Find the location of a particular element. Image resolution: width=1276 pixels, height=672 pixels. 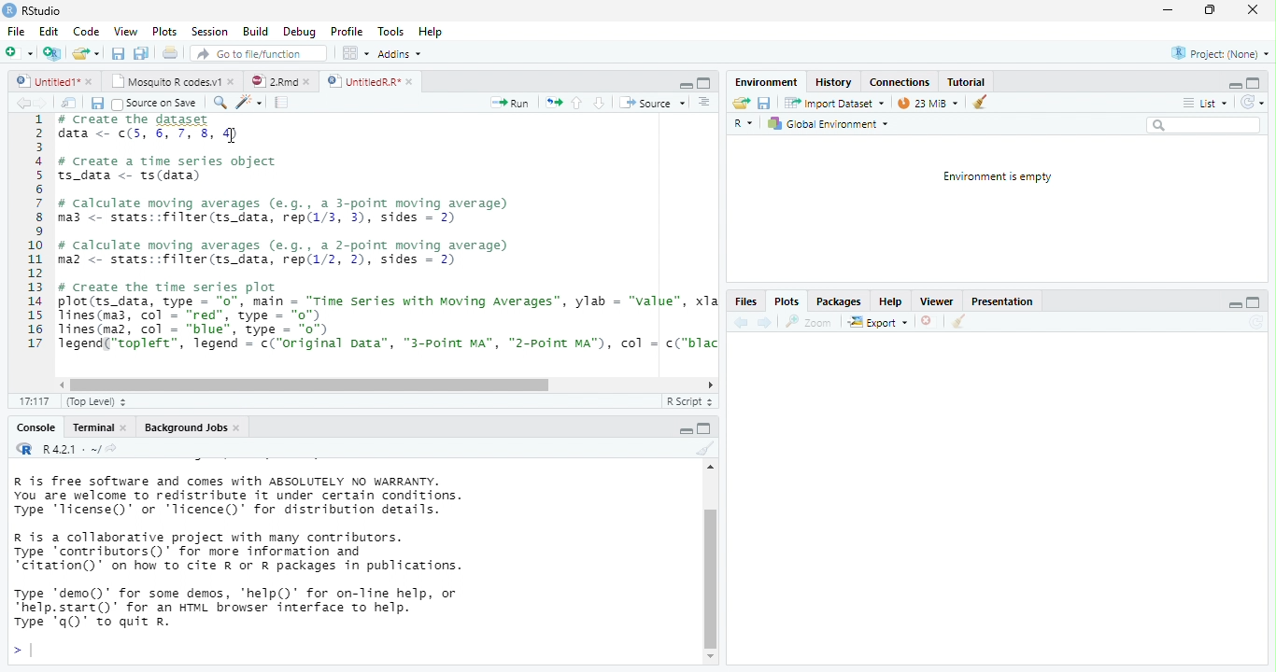

Files is located at coordinates (744, 302).